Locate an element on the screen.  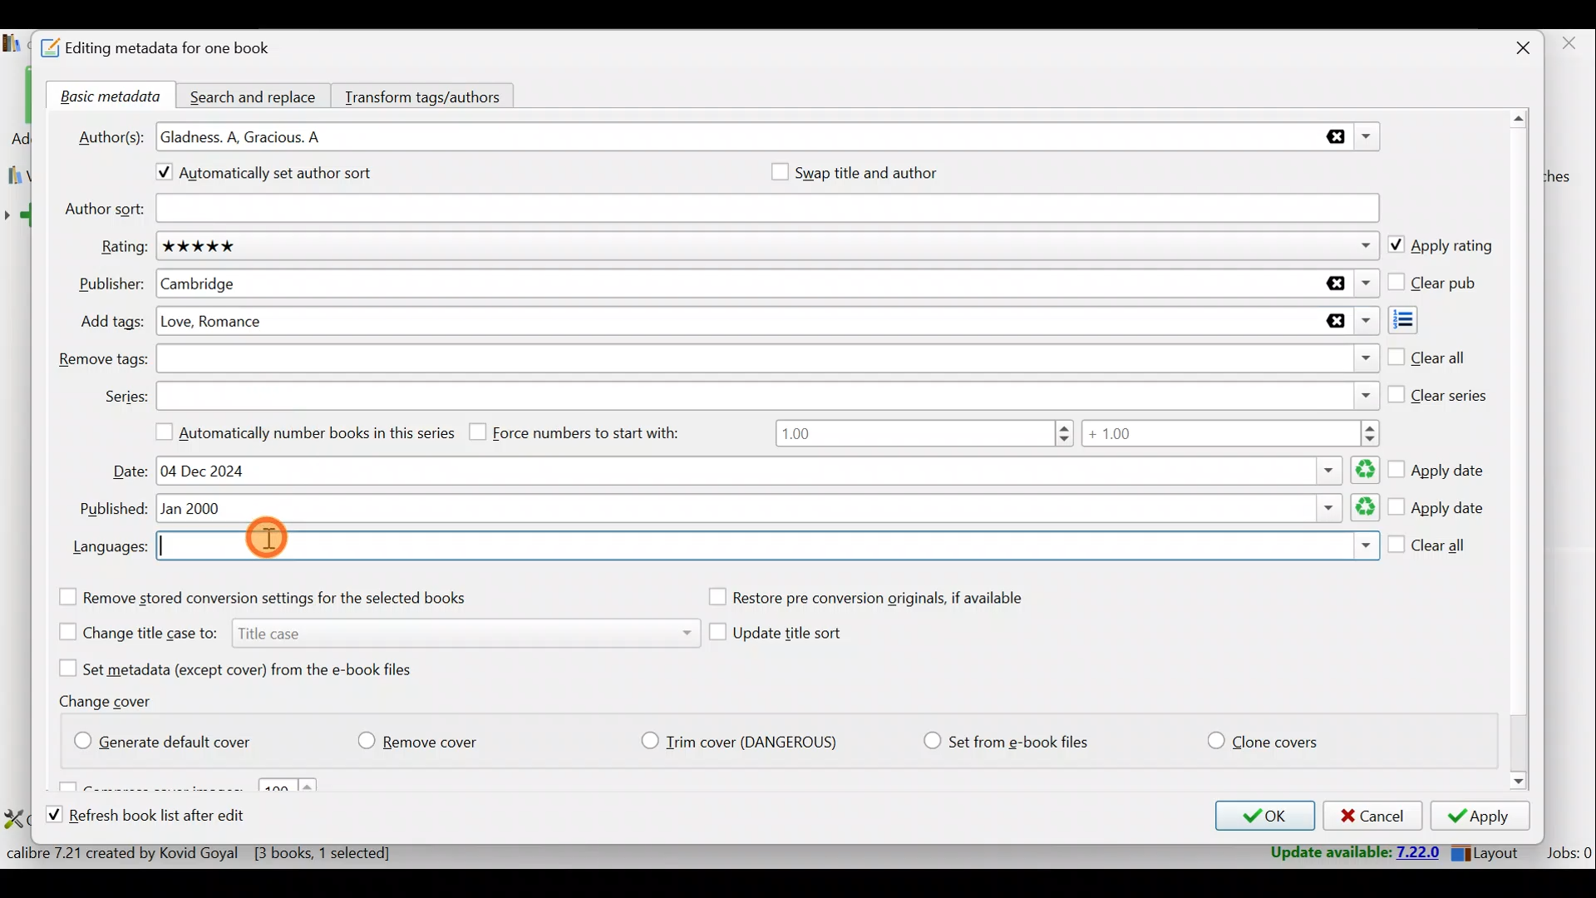
Apply date is located at coordinates (1440, 465).